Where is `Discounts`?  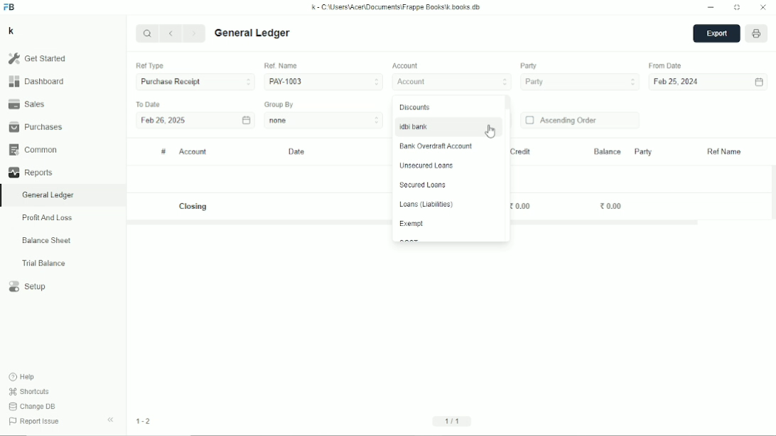 Discounts is located at coordinates (415, 107).